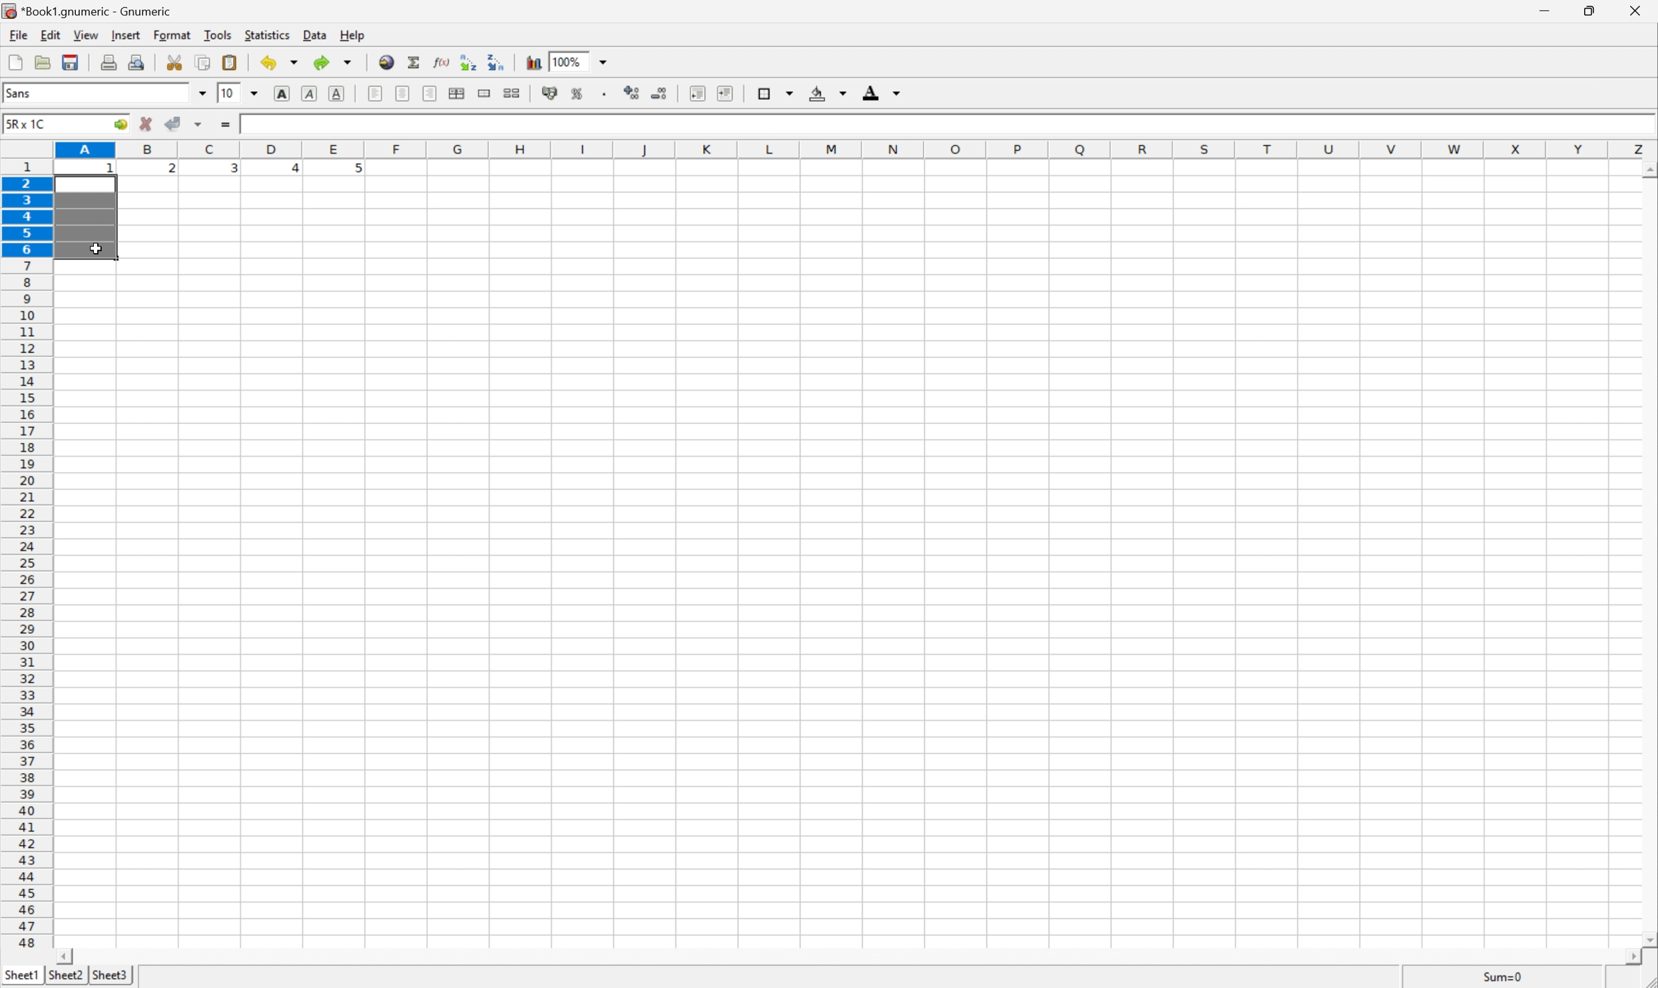  What do you see at coordinates (534, 63) in the screenshot?
I see `insert chart` at bounding box center [534, 63].